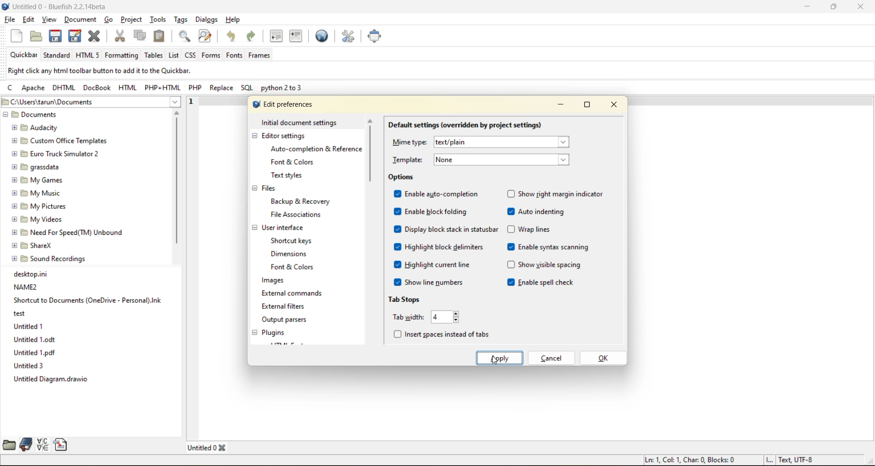 The width and height of the screenshot is (875, 466). Describe the element at coordinates (53, 36) in the screenshot. I see `save` at that location.